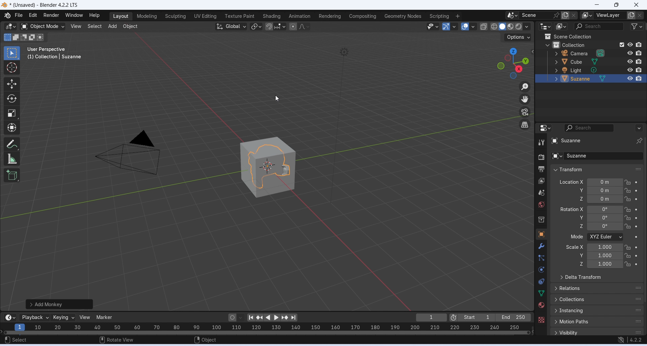  I want to click on show overlay, so click(465, 26).